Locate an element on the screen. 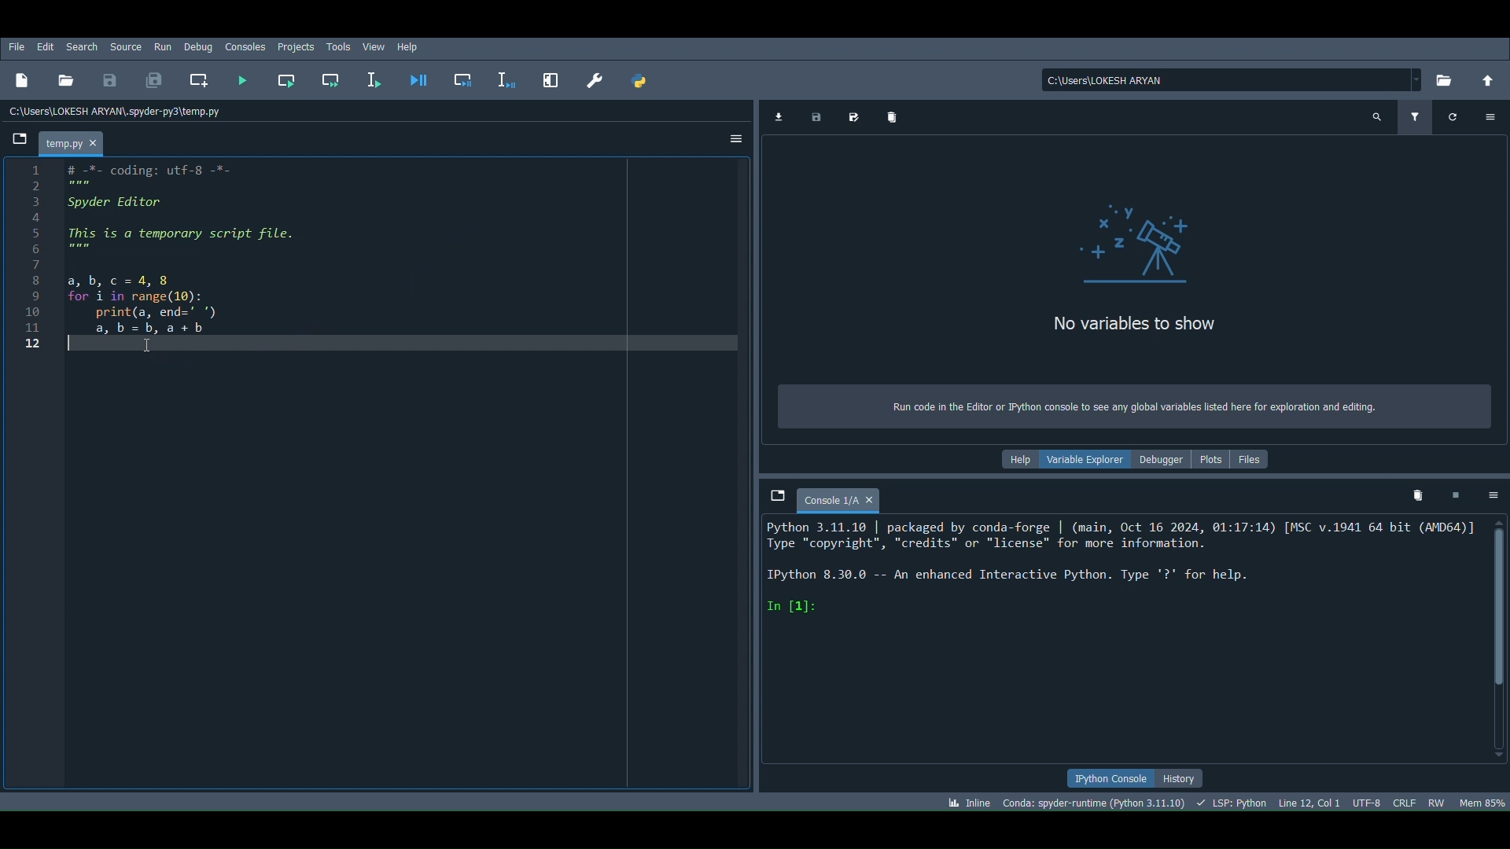  Run code in the Editor or Python console to see any global variables listed here for exploration and editing. is located at coordinates (1125, 407).